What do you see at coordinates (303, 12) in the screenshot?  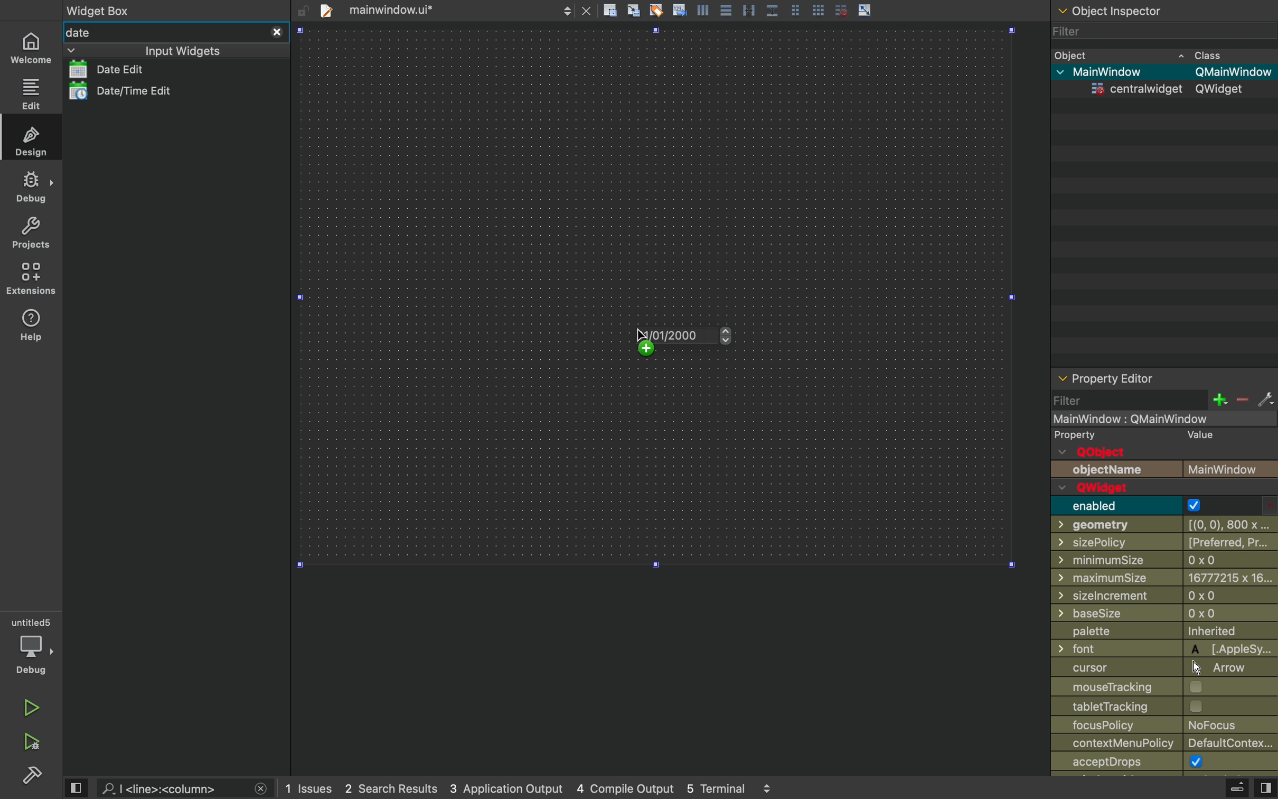 I see `unlock` at bounding box center [303, 12].